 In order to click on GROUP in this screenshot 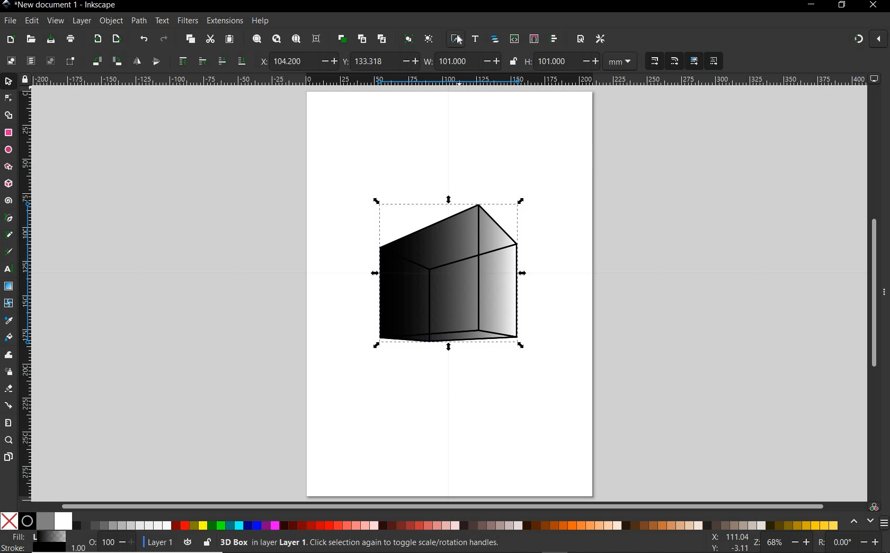, I will do `click(408, 38)`.